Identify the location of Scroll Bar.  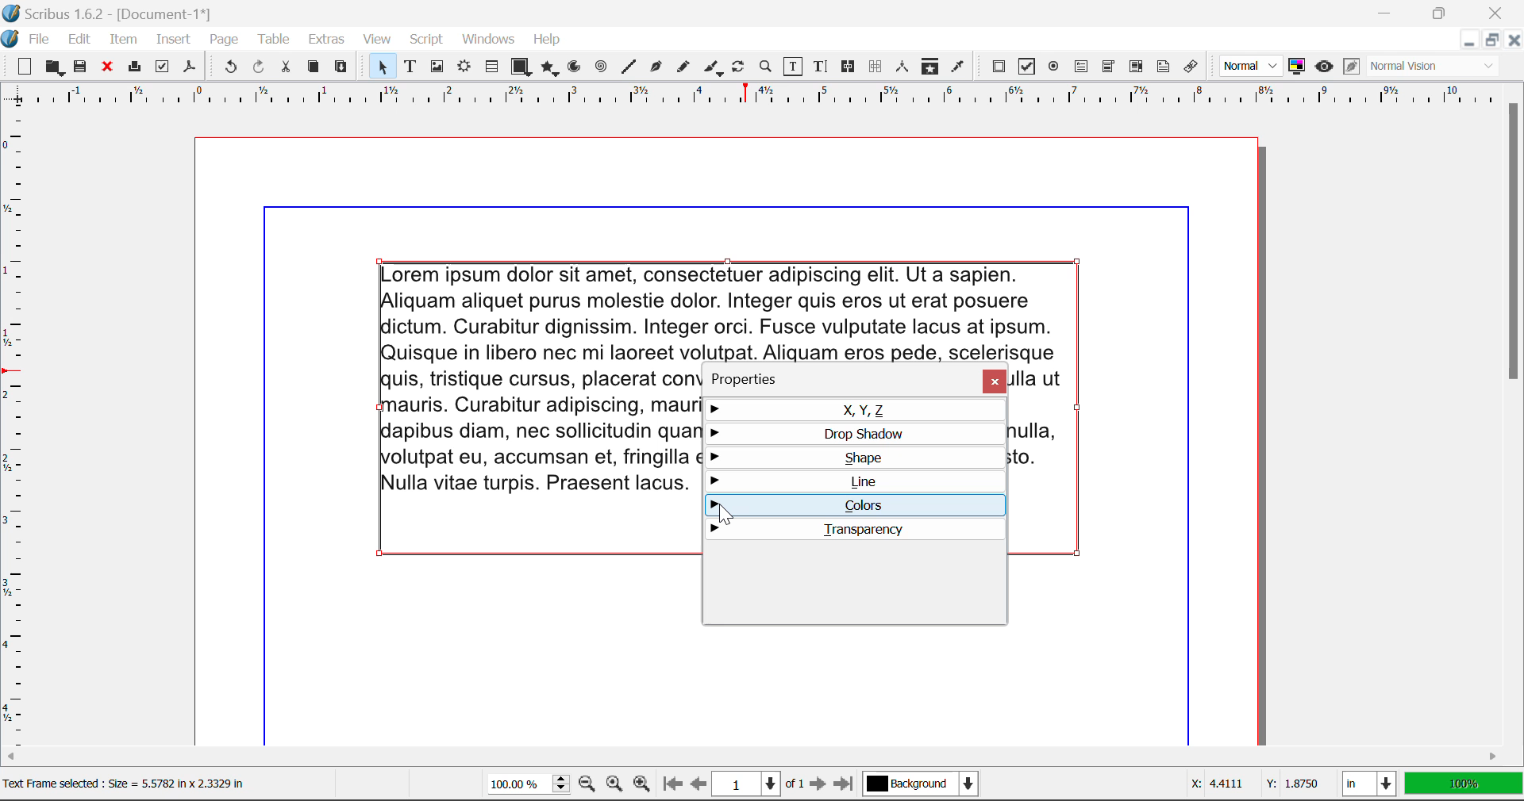
(1514, 414).